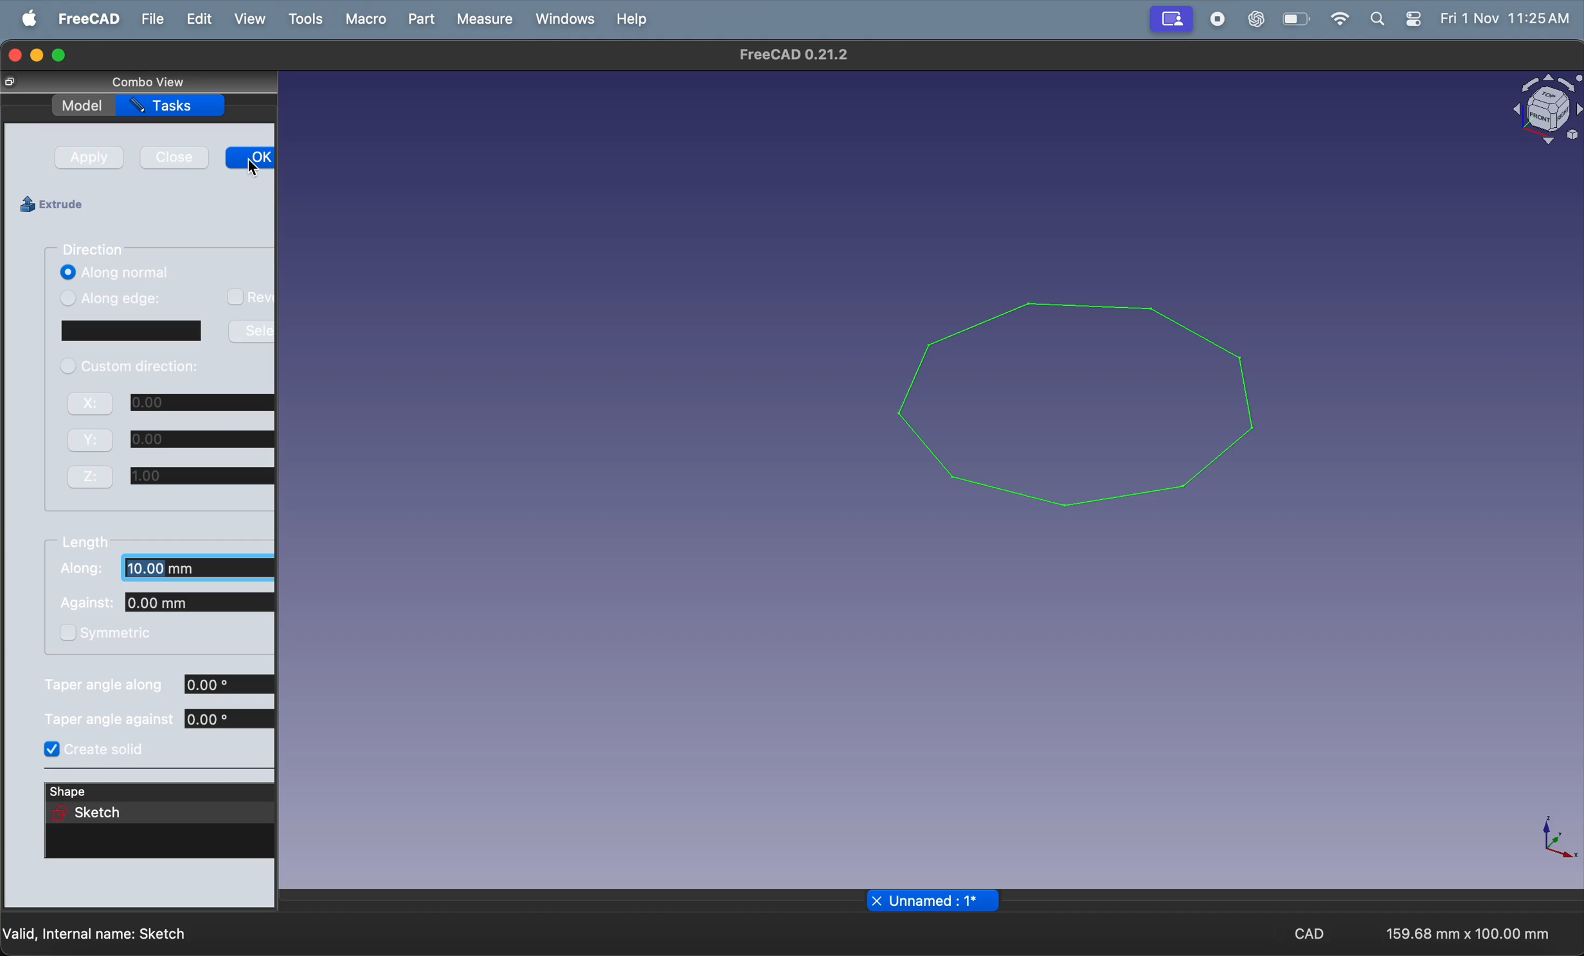  What do you see at coordinates (95, 249) in the screenshot?
I see `direction` at bounding box center [95, 249].